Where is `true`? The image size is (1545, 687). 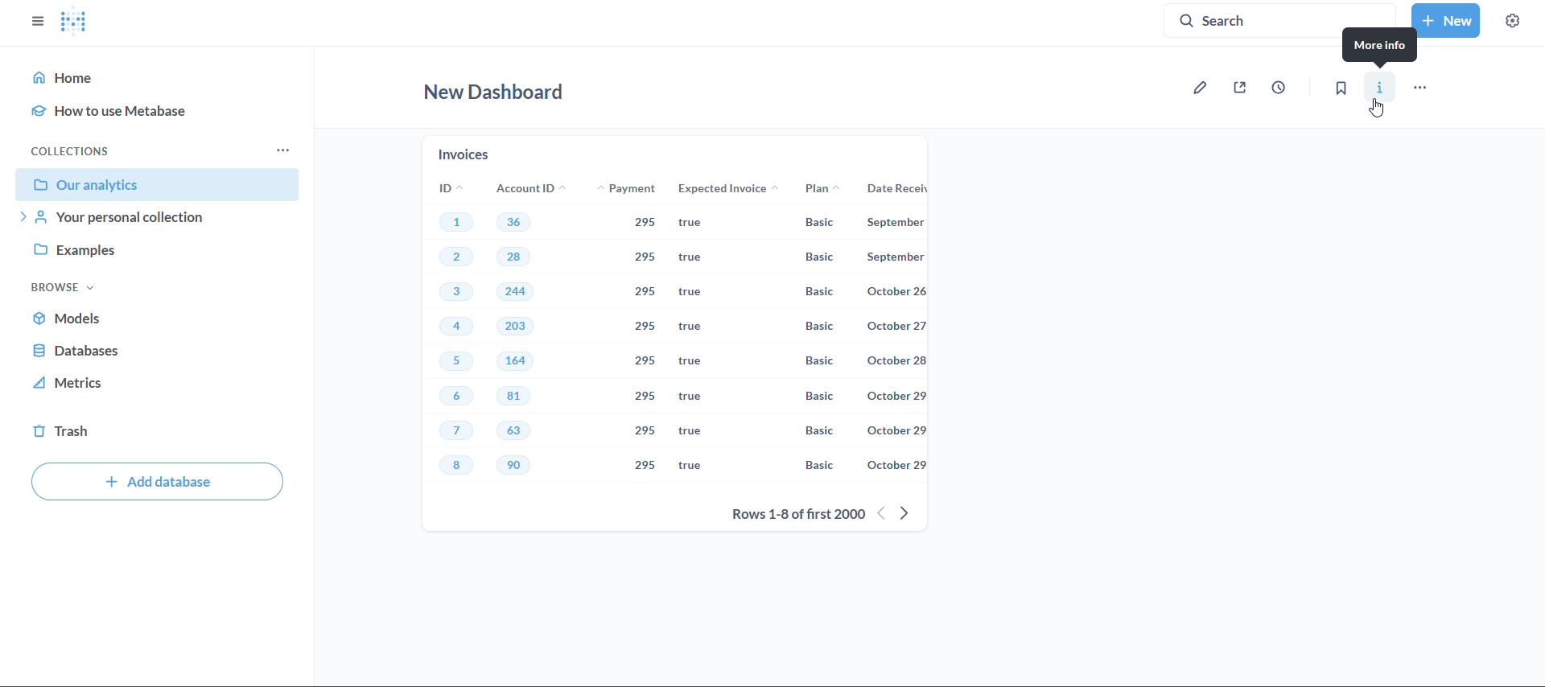 true is located at coordinates (688, 430).